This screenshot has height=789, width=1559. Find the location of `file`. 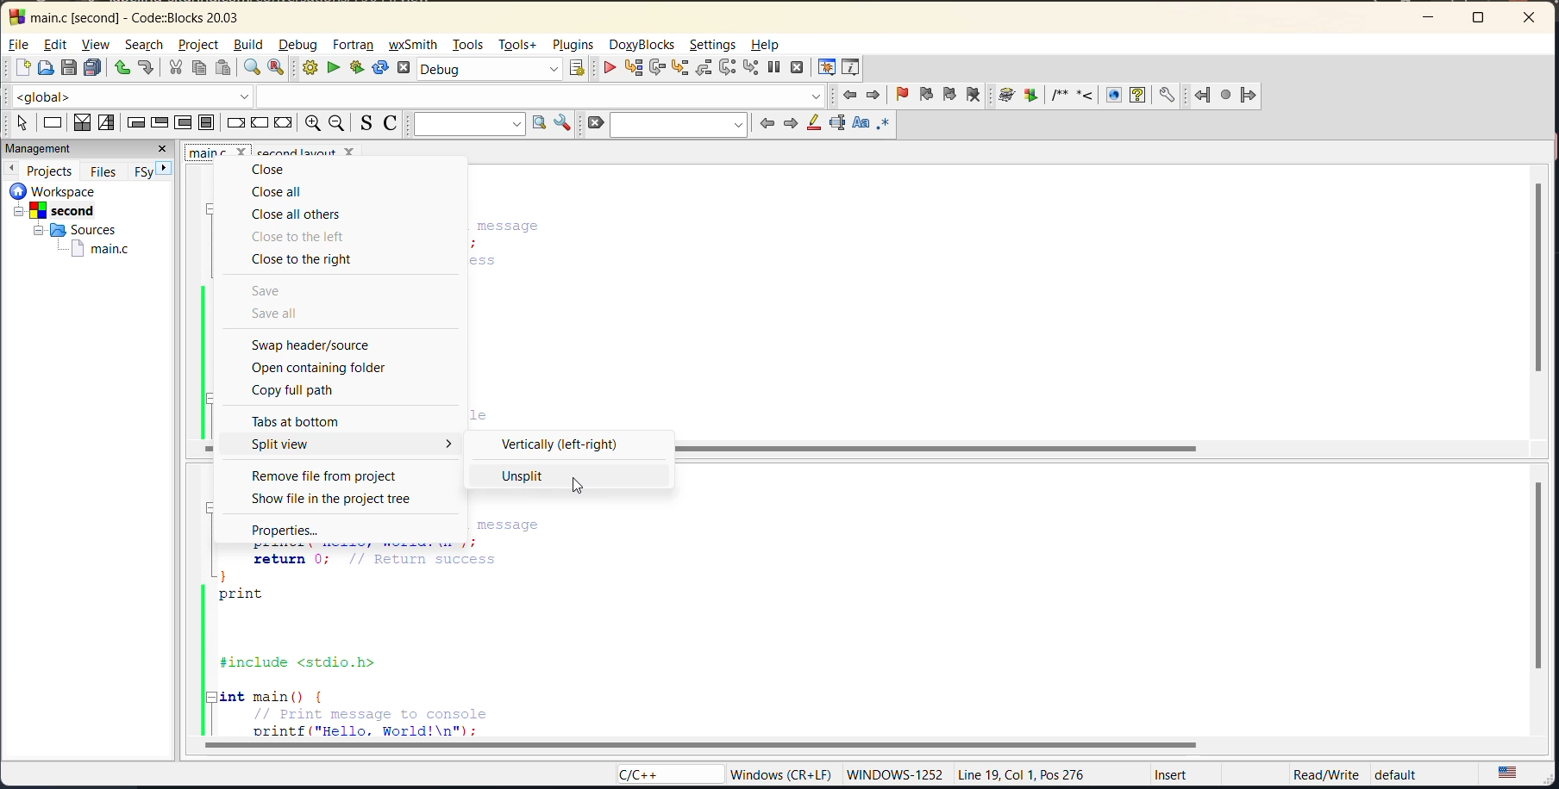

file is located at coordinates (17, 44).